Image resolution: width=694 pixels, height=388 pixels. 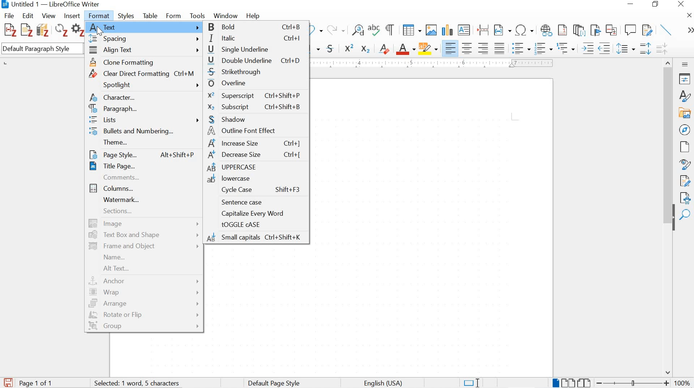 What do you see at coordinates (78, 31) in the screenshot?
I see `set document preferences` at bounding box center [78, 31].